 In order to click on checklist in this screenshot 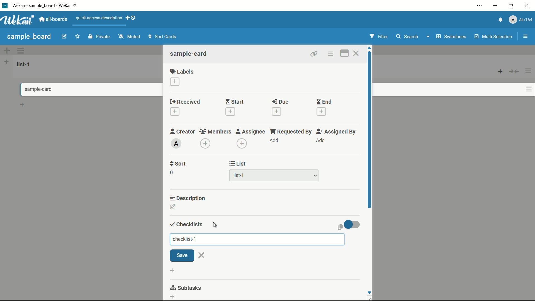, I will do `click(185, 225)`.